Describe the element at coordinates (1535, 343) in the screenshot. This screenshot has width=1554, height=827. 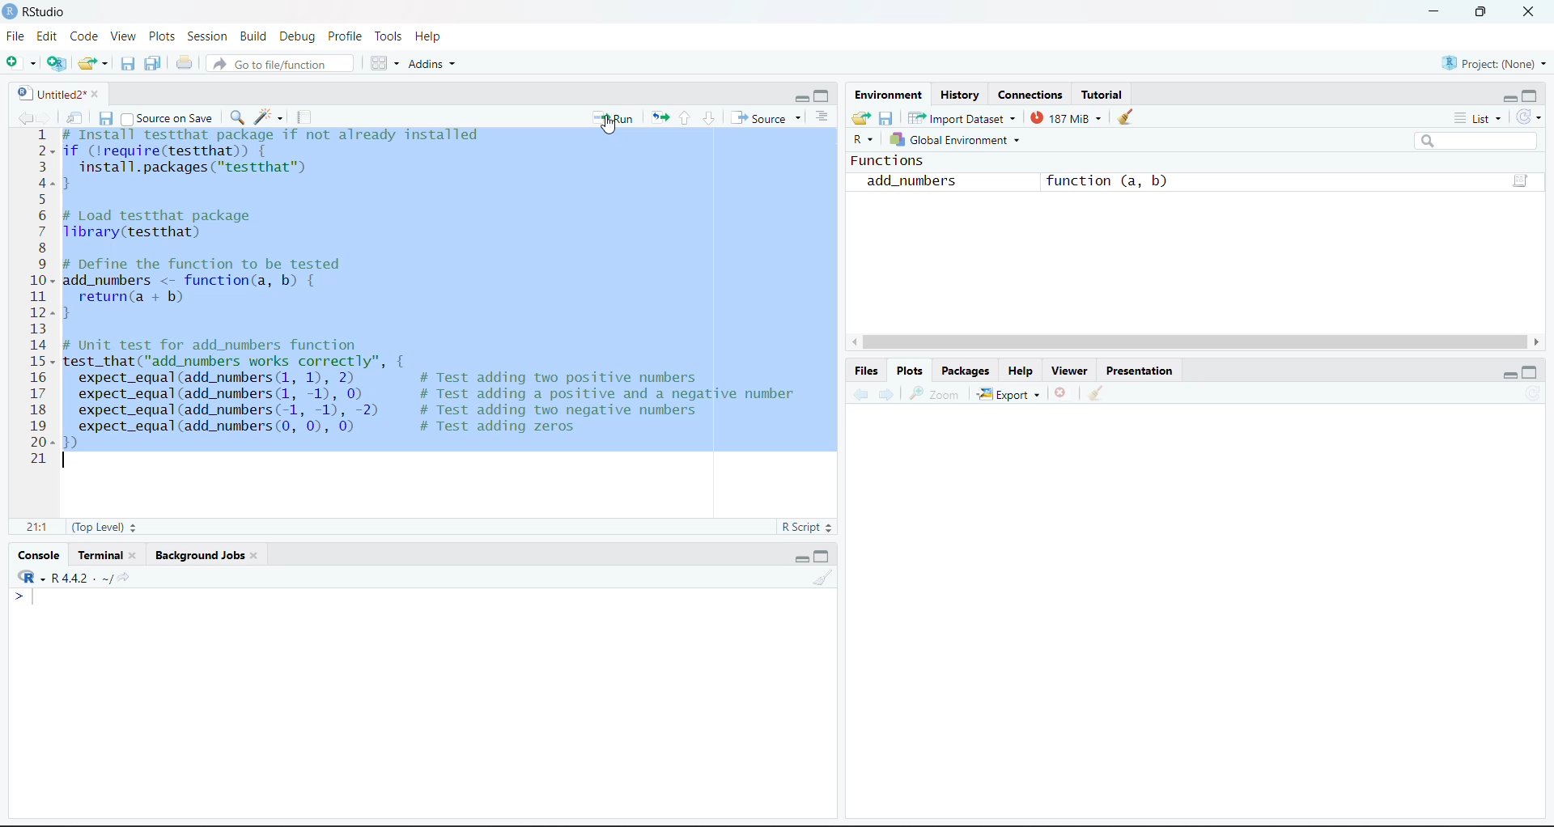
I see `scroll right` at that location.